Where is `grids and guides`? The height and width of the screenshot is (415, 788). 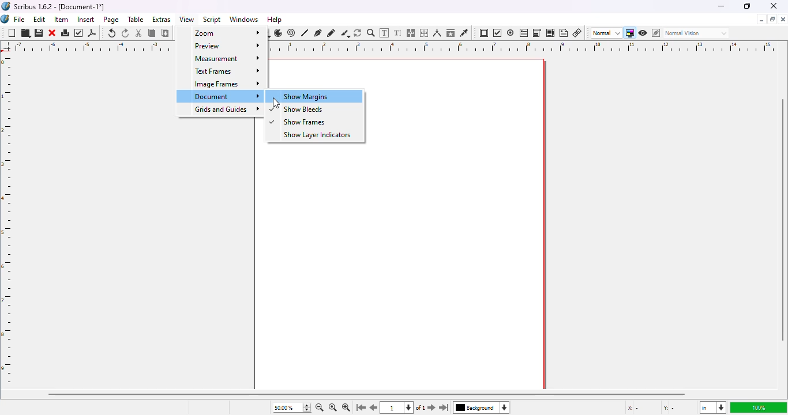
grids and guides is located at coordinates (222, 110).